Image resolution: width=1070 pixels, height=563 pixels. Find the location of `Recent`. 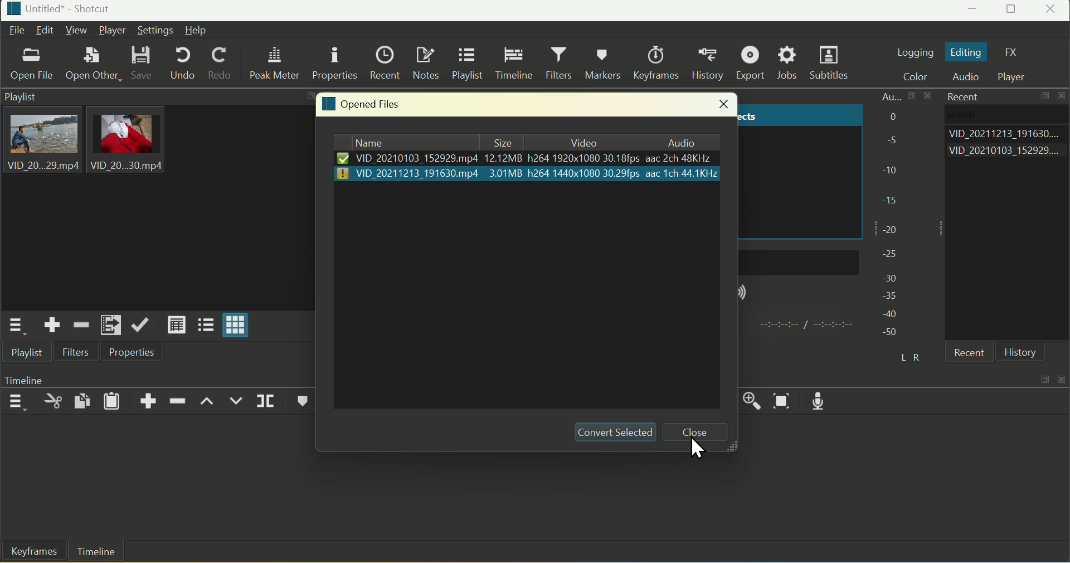

Recent is located at coordinates (960, 96).